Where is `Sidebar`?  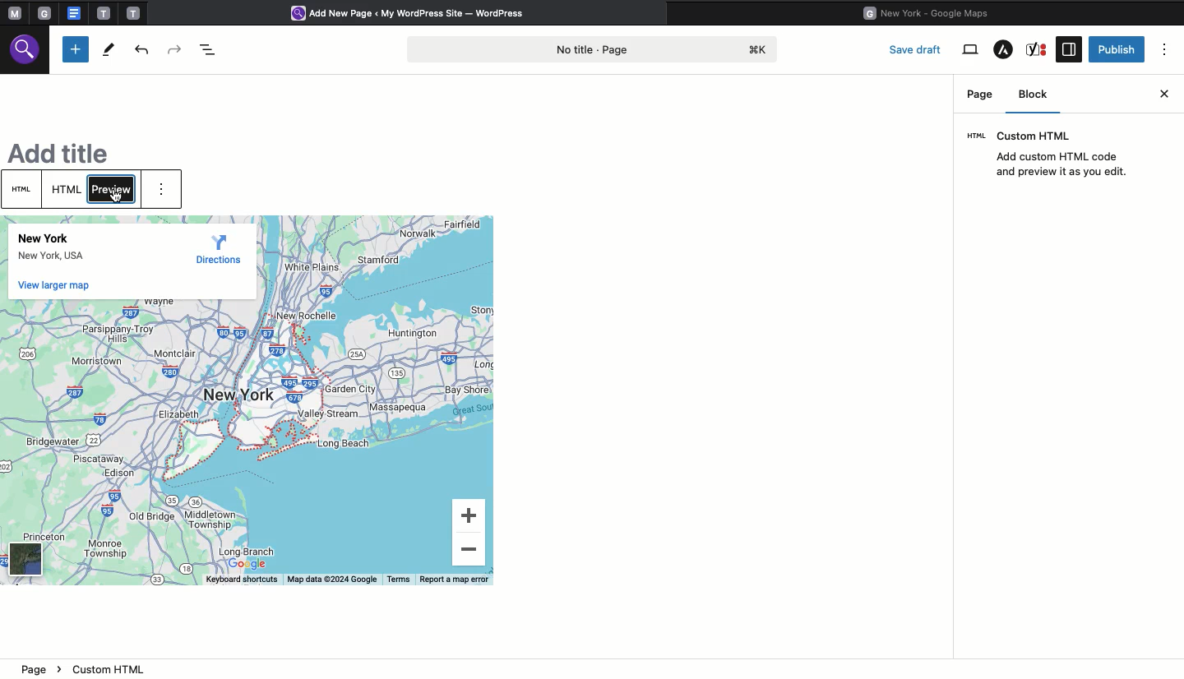 Sidebar is located at coordinates (1068, 49).